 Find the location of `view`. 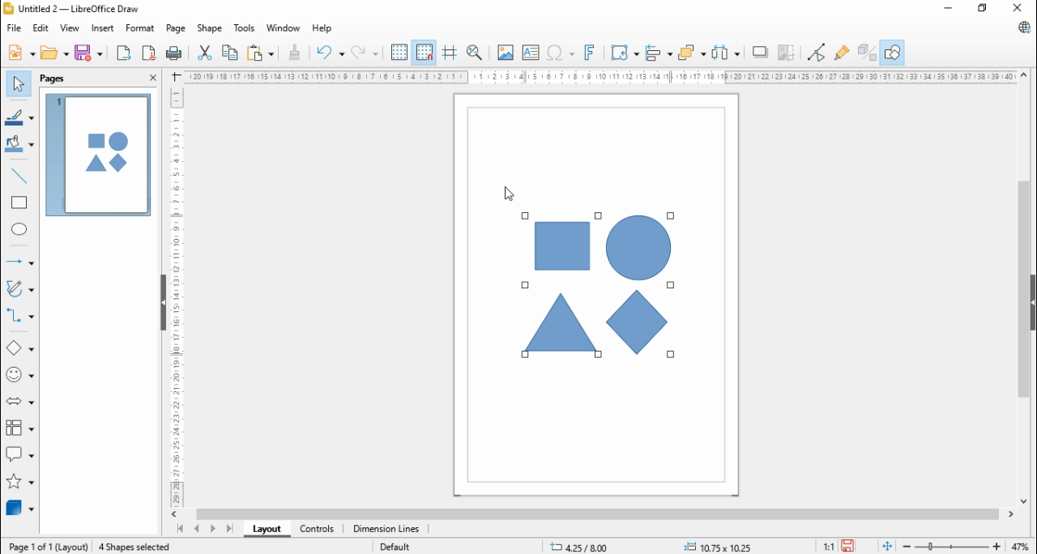

view is located at coordinates (70, 28).